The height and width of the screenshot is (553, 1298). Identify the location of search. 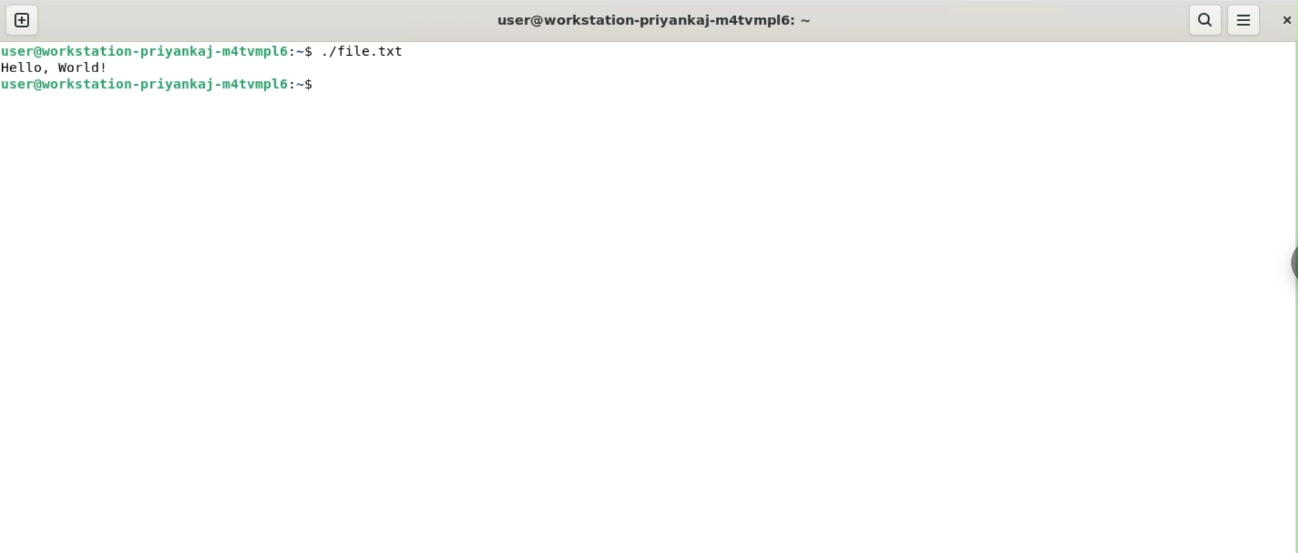
(1207, 20).